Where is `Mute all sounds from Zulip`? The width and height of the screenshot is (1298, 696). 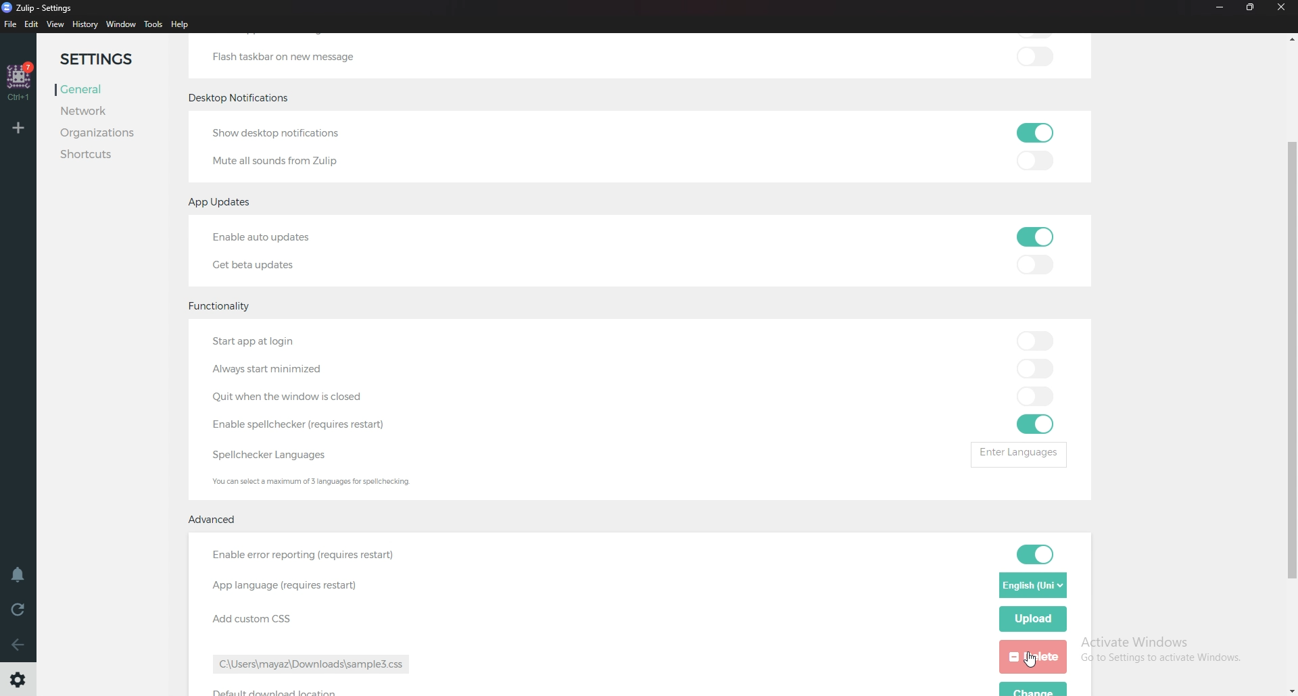 Mute all sounds from Zulip is located at coordinates (274, 161).